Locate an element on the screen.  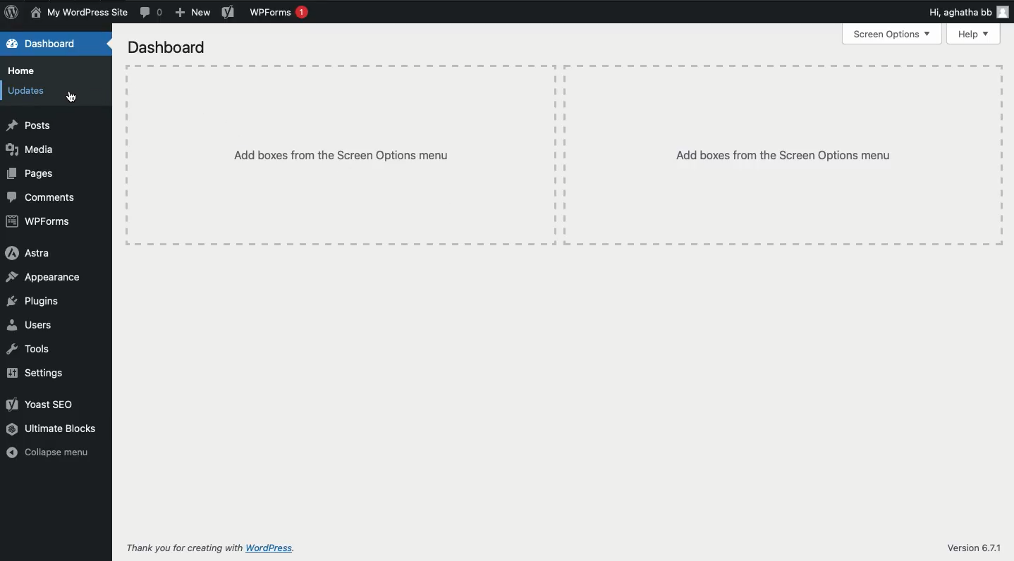
Settings is located at coordinates (37, 375).